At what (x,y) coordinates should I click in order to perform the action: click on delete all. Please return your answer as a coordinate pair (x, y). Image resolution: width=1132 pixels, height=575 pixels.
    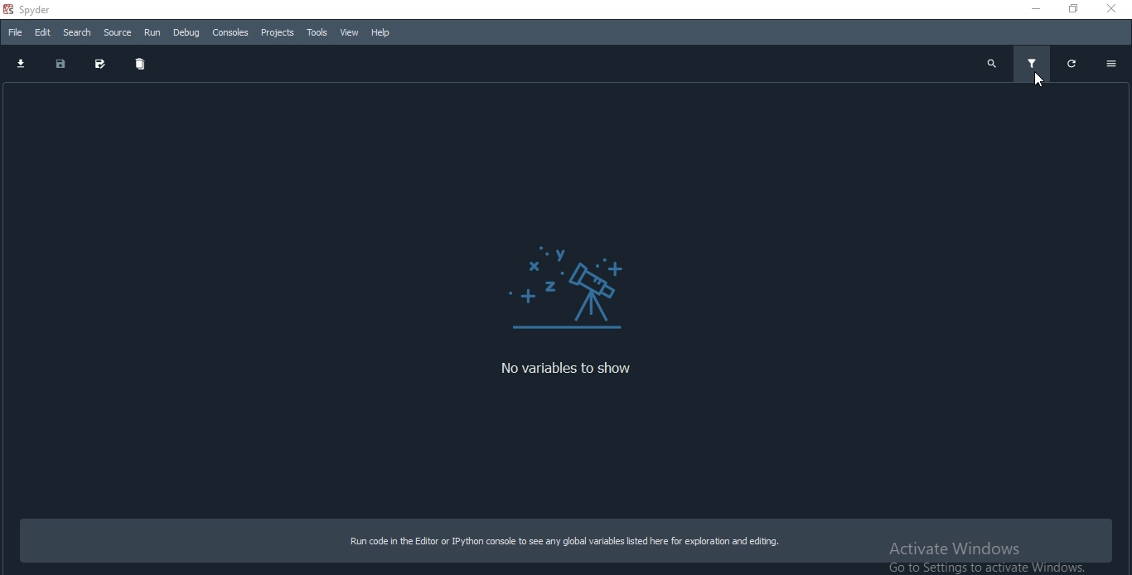
    Looking at the image, I should click on (142, 61).